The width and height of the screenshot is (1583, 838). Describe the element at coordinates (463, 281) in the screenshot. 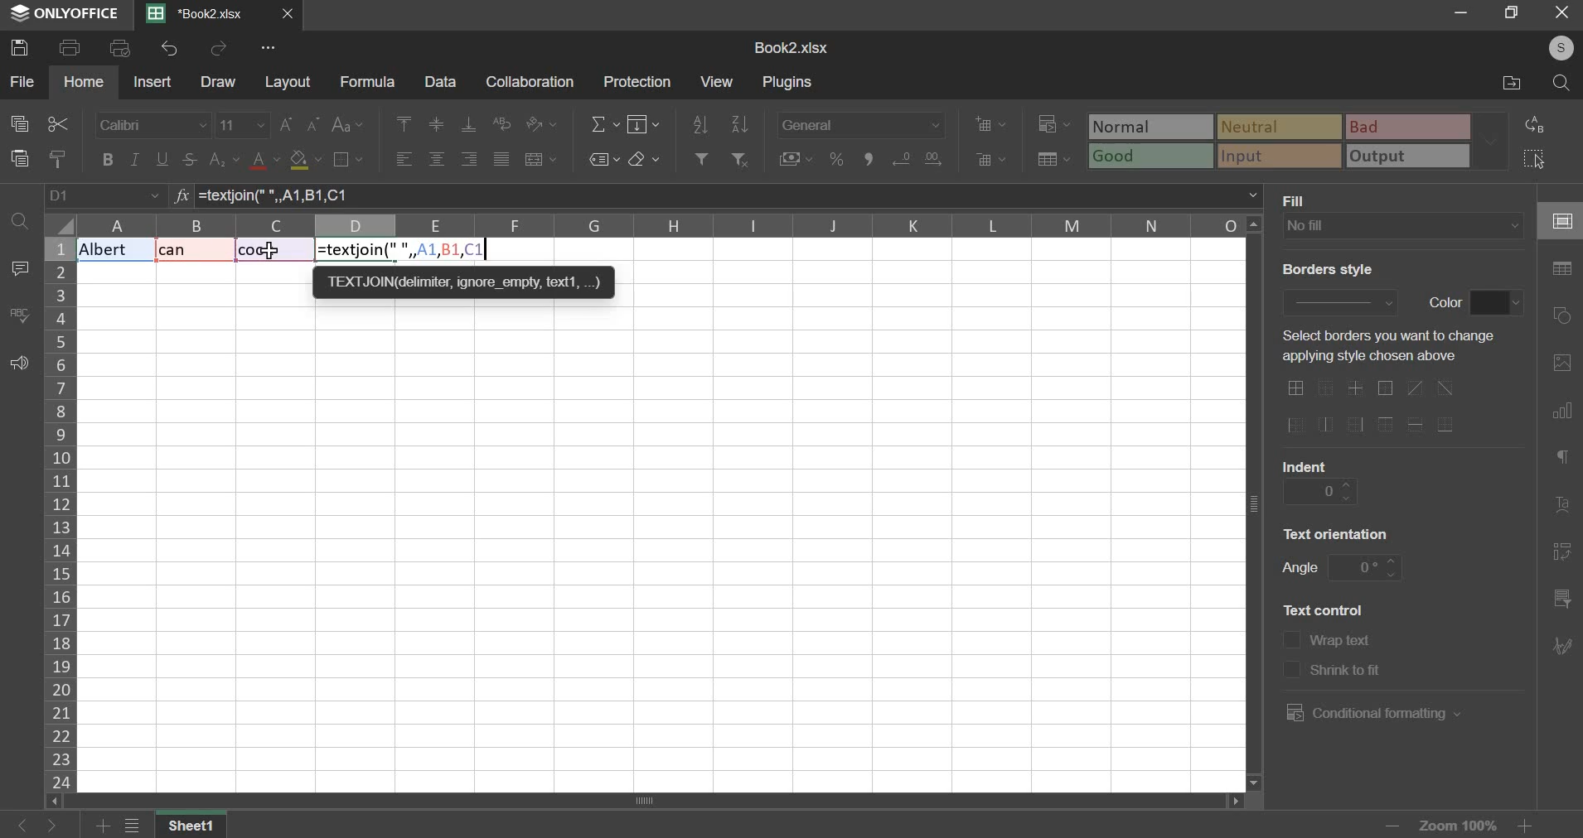

I see `TEXTJON deter, ignore empty text,` at that location.